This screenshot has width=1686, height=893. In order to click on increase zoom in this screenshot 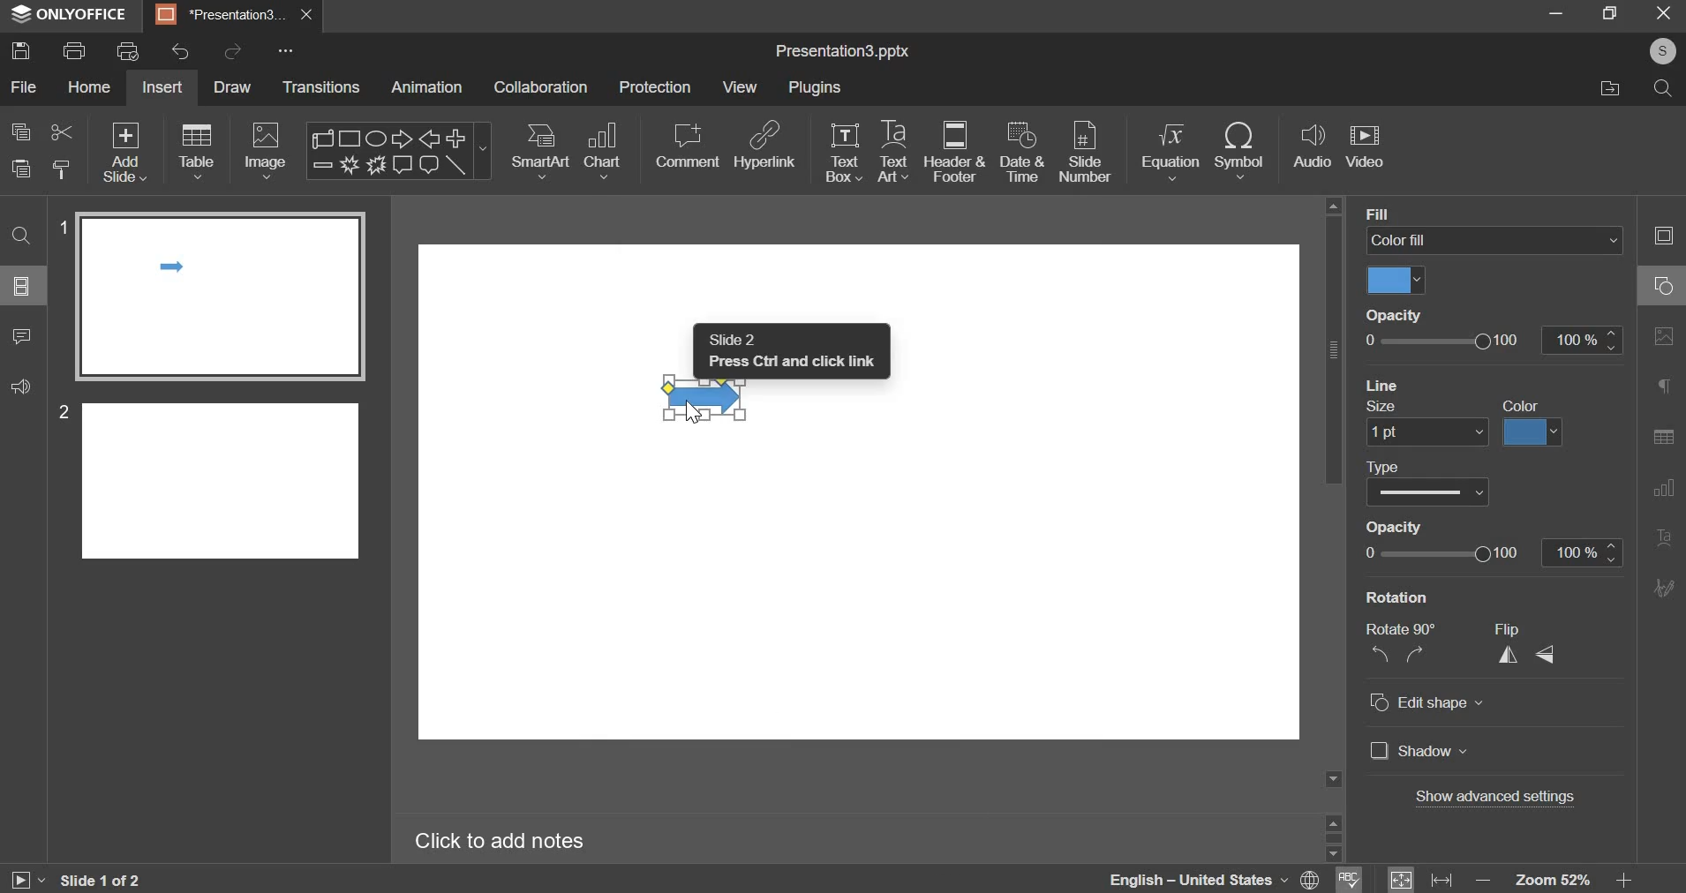, I will do `click(1624, 881)`.